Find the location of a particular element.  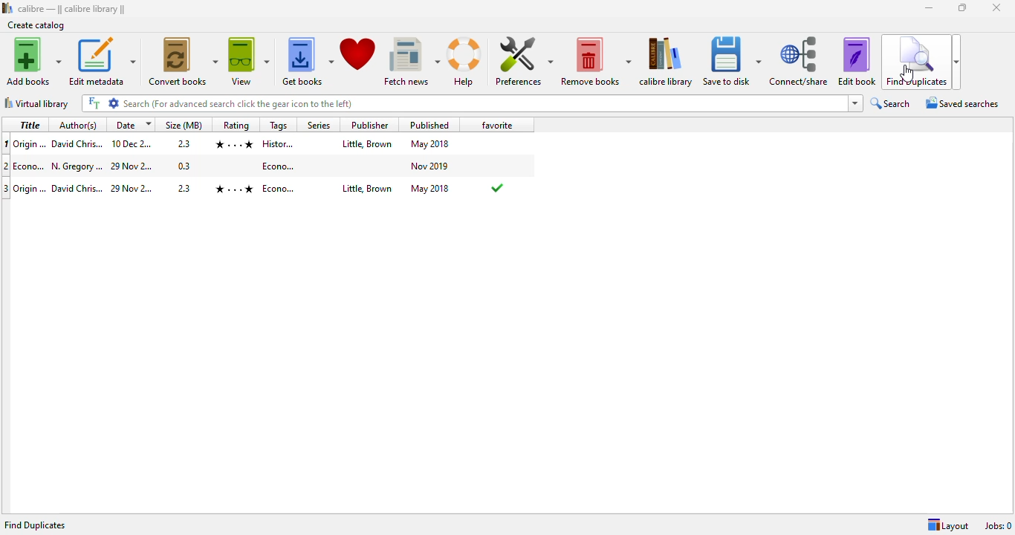

author(s) is located at coordinates (78, 125).